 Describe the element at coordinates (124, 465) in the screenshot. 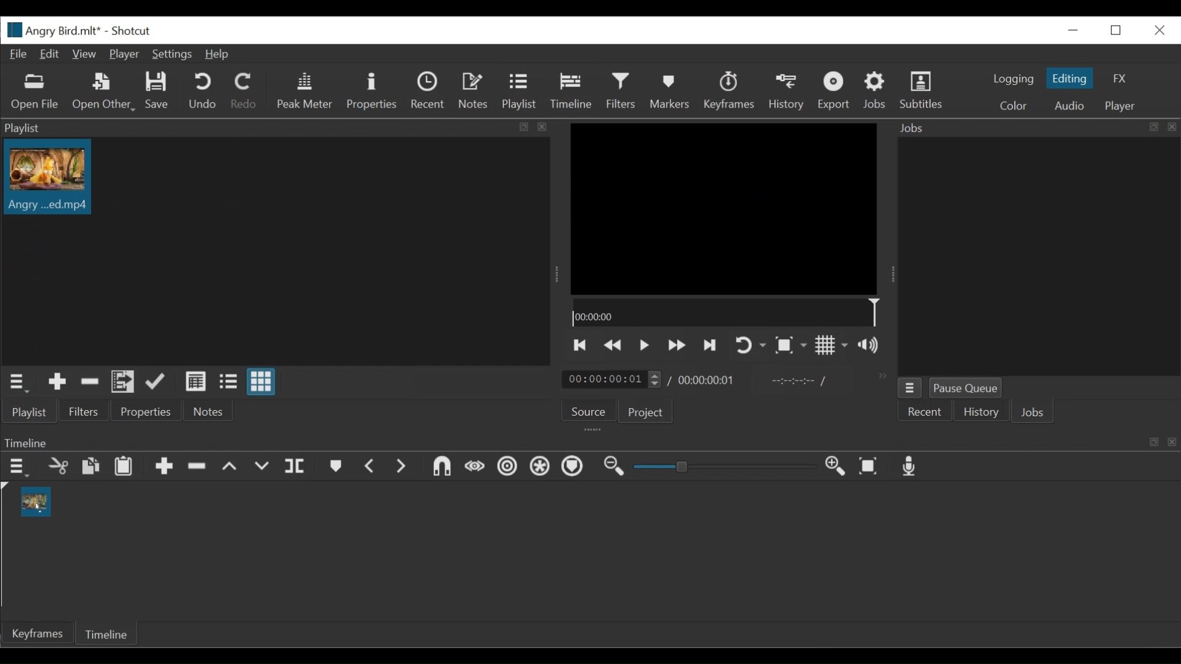

I see `Paste` at that location.